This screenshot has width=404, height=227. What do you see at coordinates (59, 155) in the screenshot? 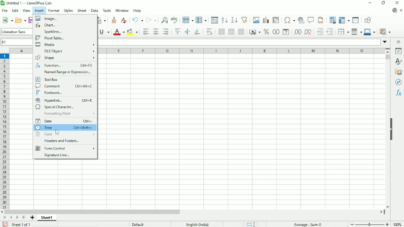
I see `Signature line` at bounding box center [59, 155].